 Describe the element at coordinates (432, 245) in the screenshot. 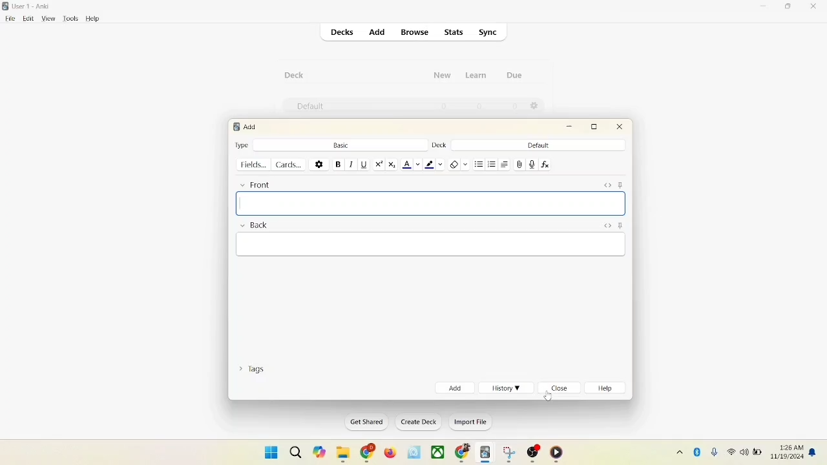

I see `rainbowcolors` at that location.